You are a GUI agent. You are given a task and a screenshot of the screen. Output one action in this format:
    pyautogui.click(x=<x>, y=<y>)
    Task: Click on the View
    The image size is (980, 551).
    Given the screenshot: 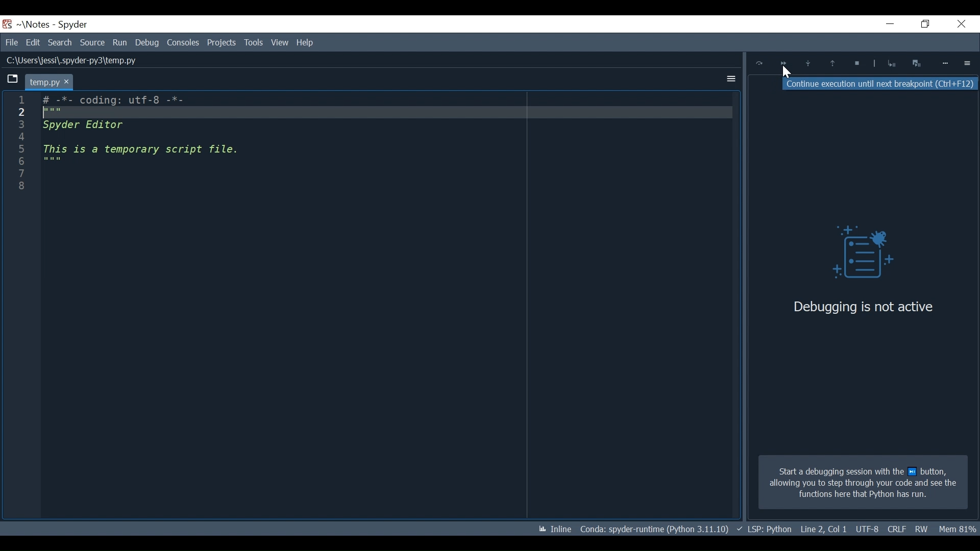 What is the action you would take?
    pyautogui.click(x=253, y=42)
    